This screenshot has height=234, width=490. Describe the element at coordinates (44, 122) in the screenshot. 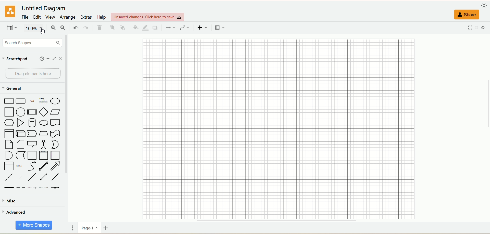

I see `cloud` at that location.